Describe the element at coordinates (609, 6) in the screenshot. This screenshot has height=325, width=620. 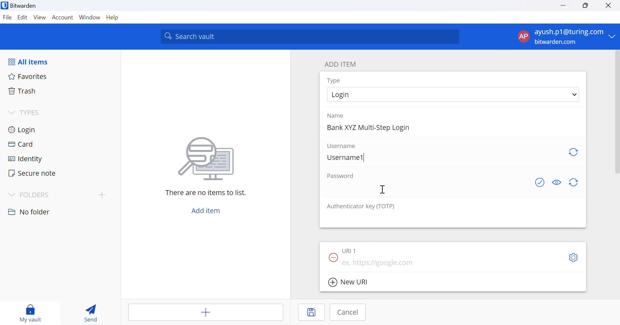
I see `Close` at that location.